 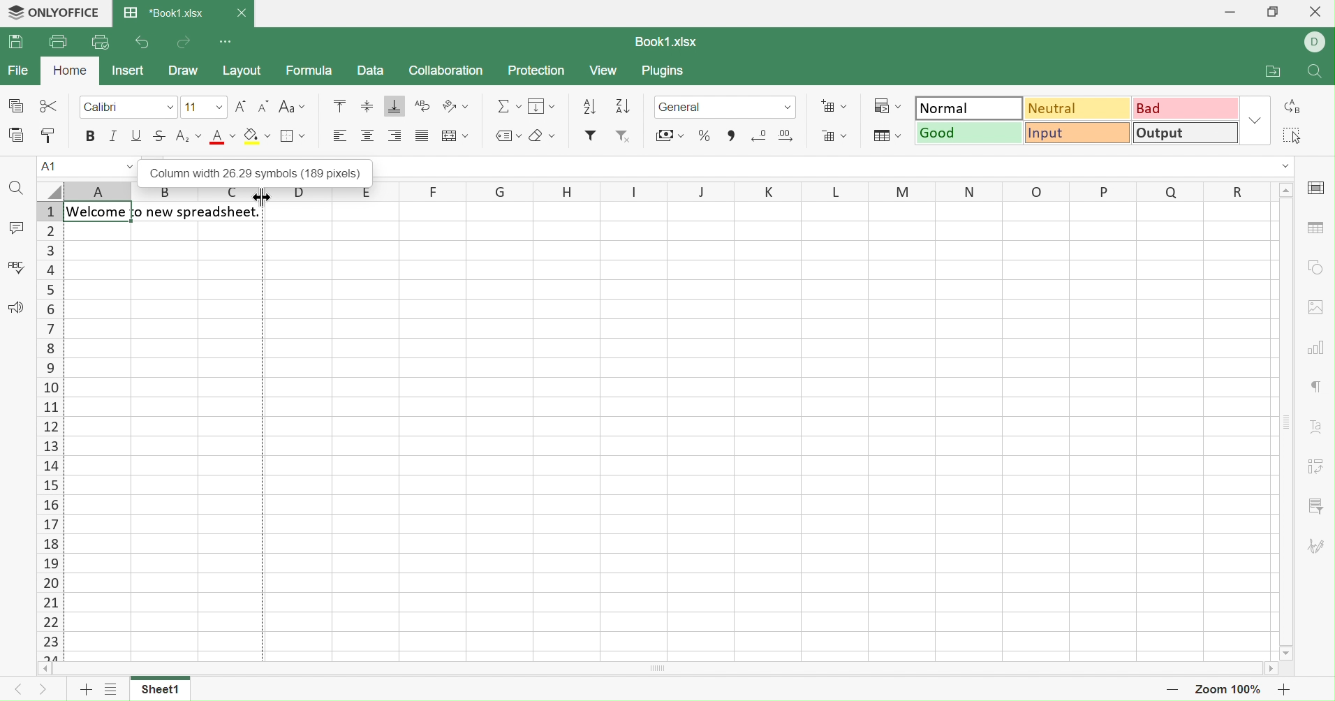 What do you see at coordinates (1320, 429) in the screenshot?
I see `Text Art settings` at bounding box center [1320, 429].